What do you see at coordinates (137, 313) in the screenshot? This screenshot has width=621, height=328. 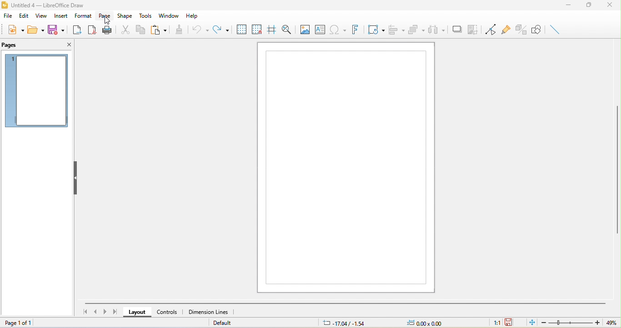 I see `layout` at bounding box center [137, 313].